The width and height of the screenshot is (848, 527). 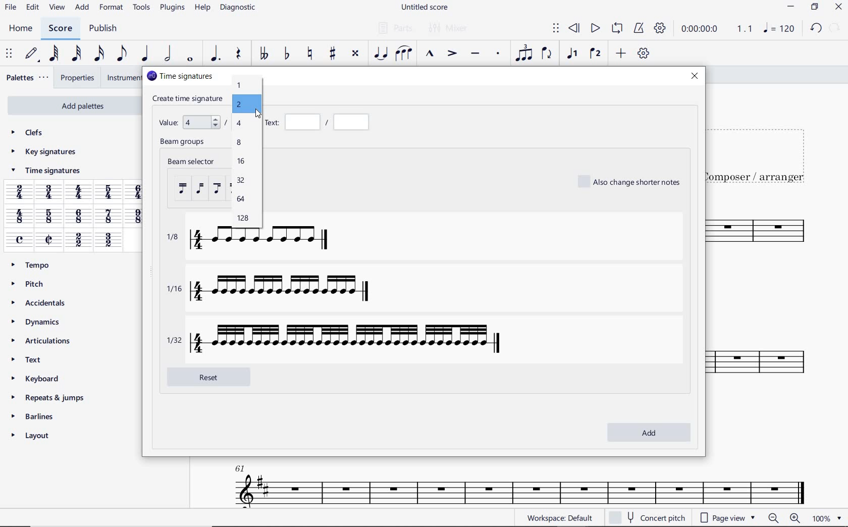 I want to click on METRONOME, so click(x=639, y=29).